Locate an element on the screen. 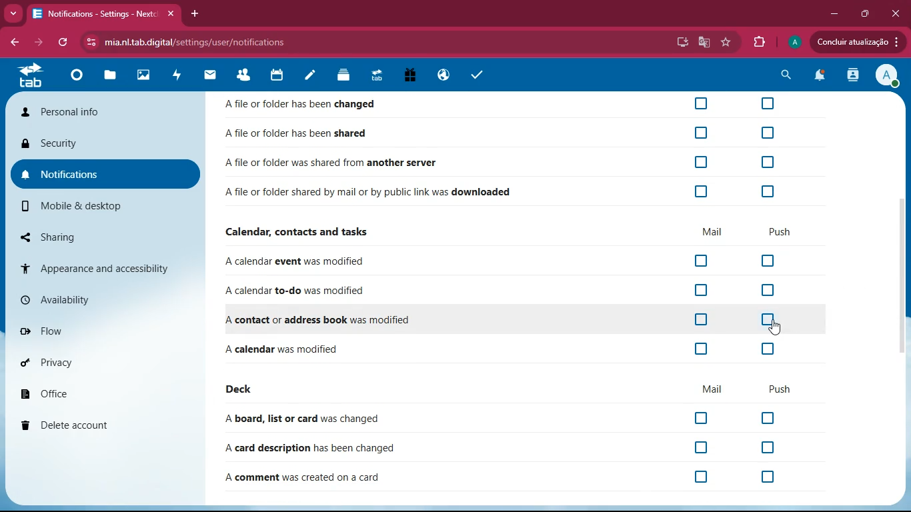  off is located at coordinates (767, 349).